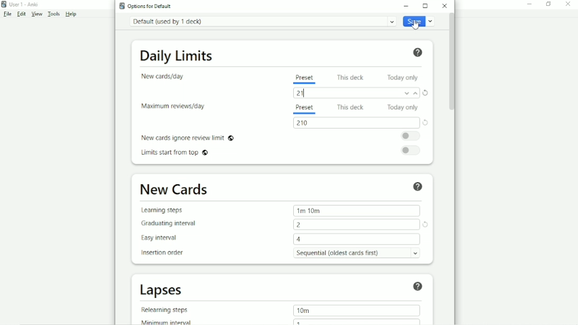  Describe the element at coordinates (351, 108) in the screenshot. I see `This deck` at that location.